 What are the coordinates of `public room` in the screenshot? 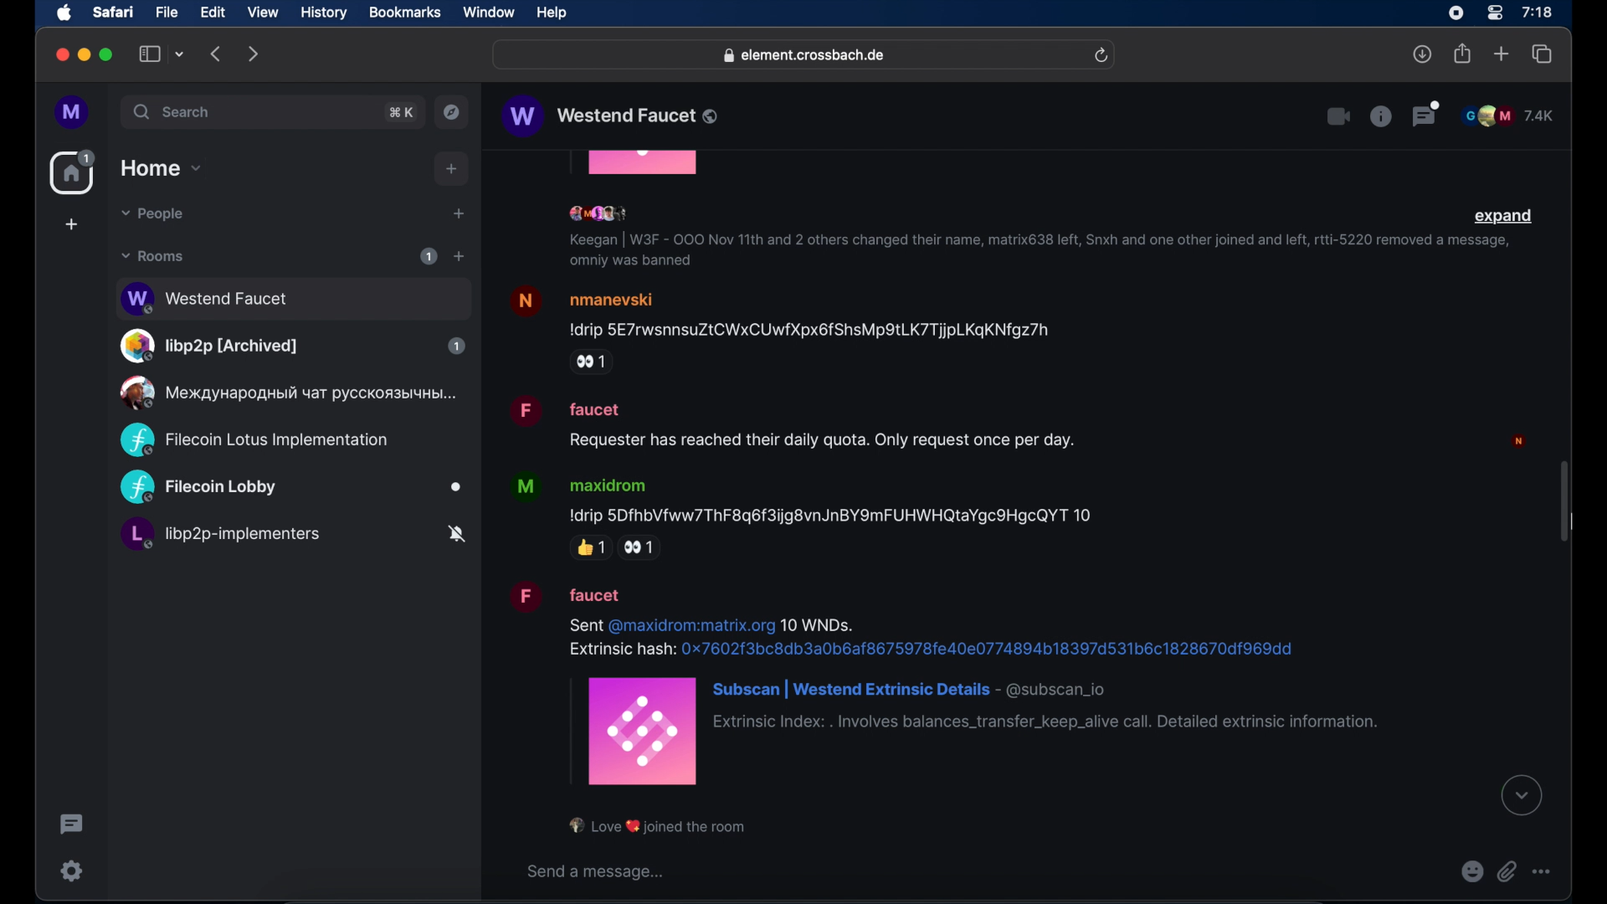 It's located at (254, 440).